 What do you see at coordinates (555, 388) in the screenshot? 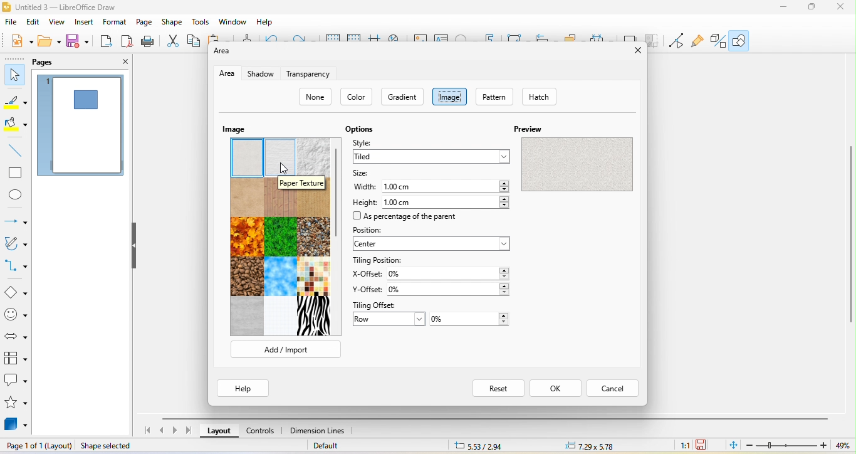
I see `ok` at bounding box center [555, 388].